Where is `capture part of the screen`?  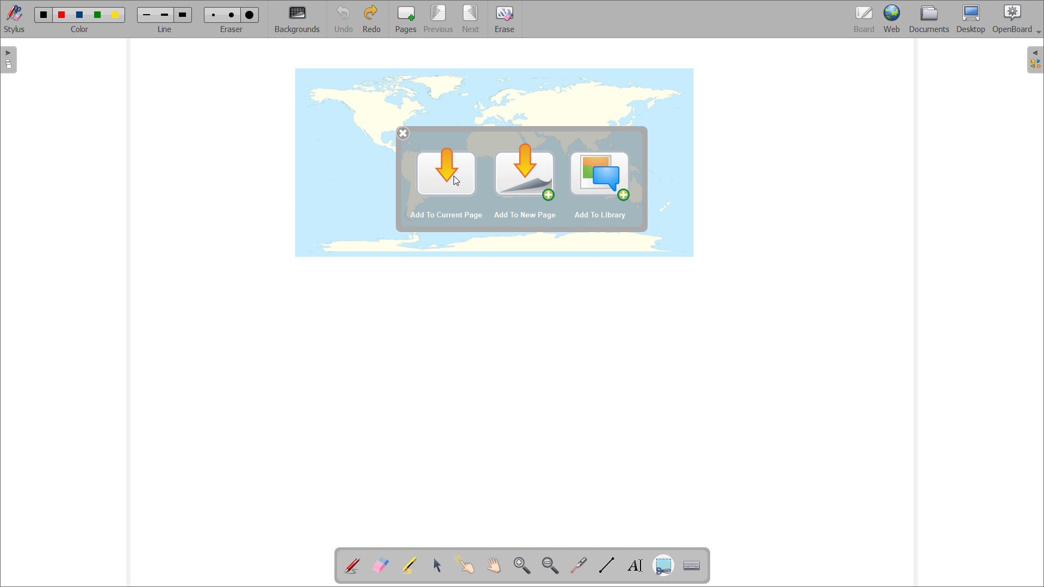 capture part of the screen is located at coordinates (663, 566).